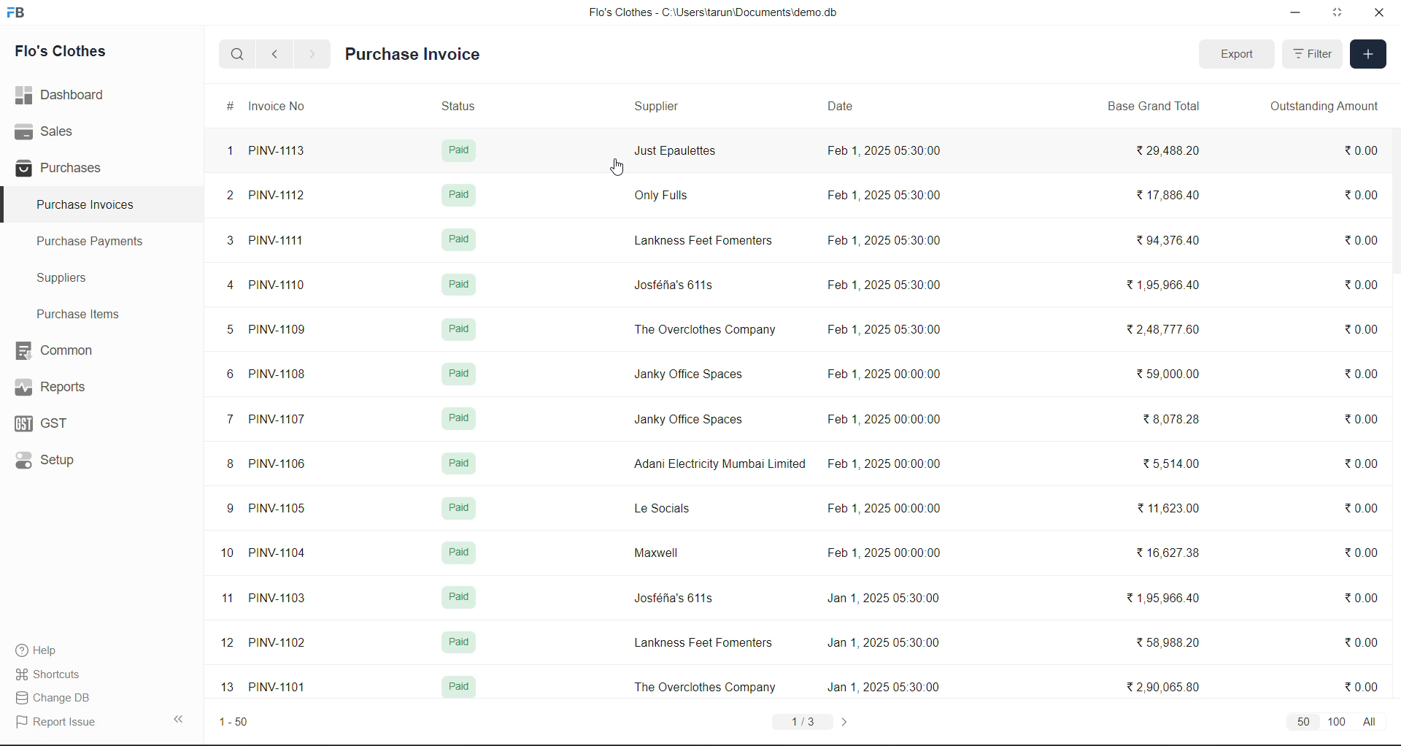 The width and height of the screenshot is (1401, 746). Describe the element at coordinates (459, 508) in the screenshot. I see `Paid` at that location.